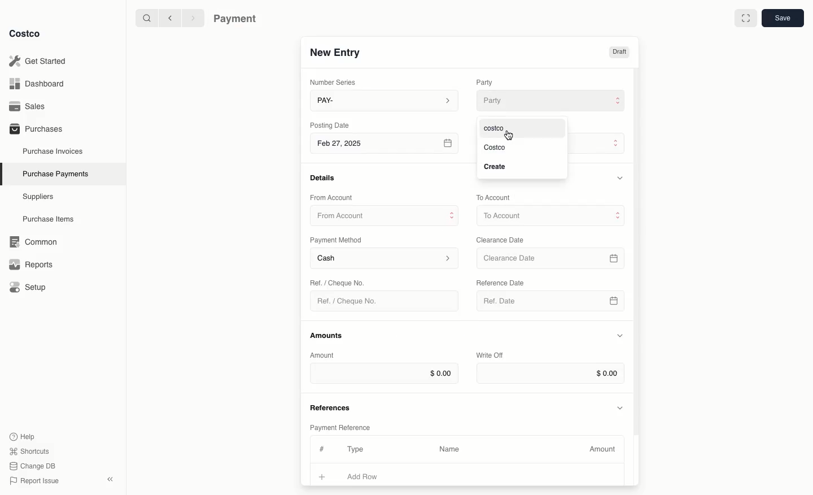 Image resolution: width=813 pixels, height=495 pixels. What do you see at coordinates (358, 449) in the screenshot?
I see `Type` at bounding box center [358, 449].